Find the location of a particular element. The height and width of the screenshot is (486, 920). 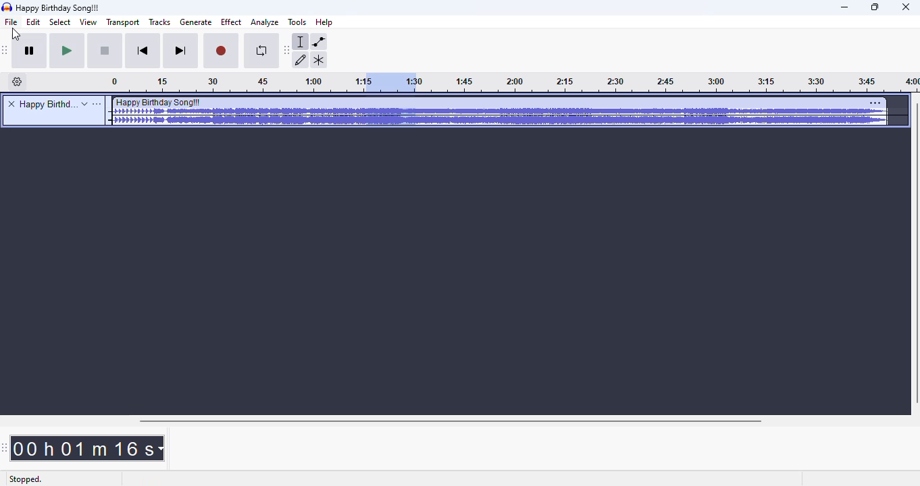

audio track is located at coordinates (499, 111).